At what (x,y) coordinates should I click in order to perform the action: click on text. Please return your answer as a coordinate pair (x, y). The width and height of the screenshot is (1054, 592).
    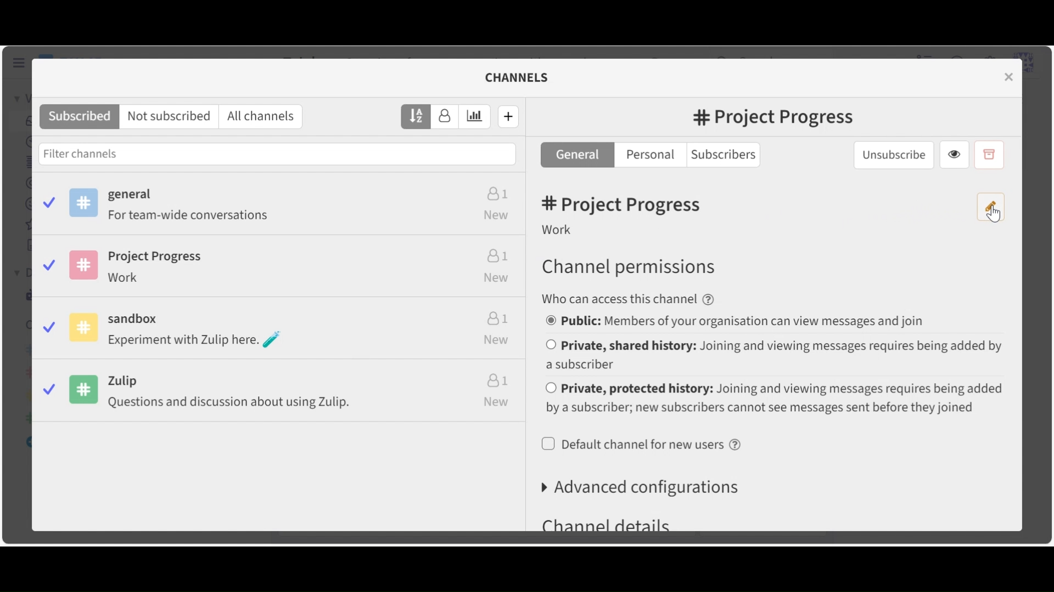
    Looking at the image, I should click on (644, 299).